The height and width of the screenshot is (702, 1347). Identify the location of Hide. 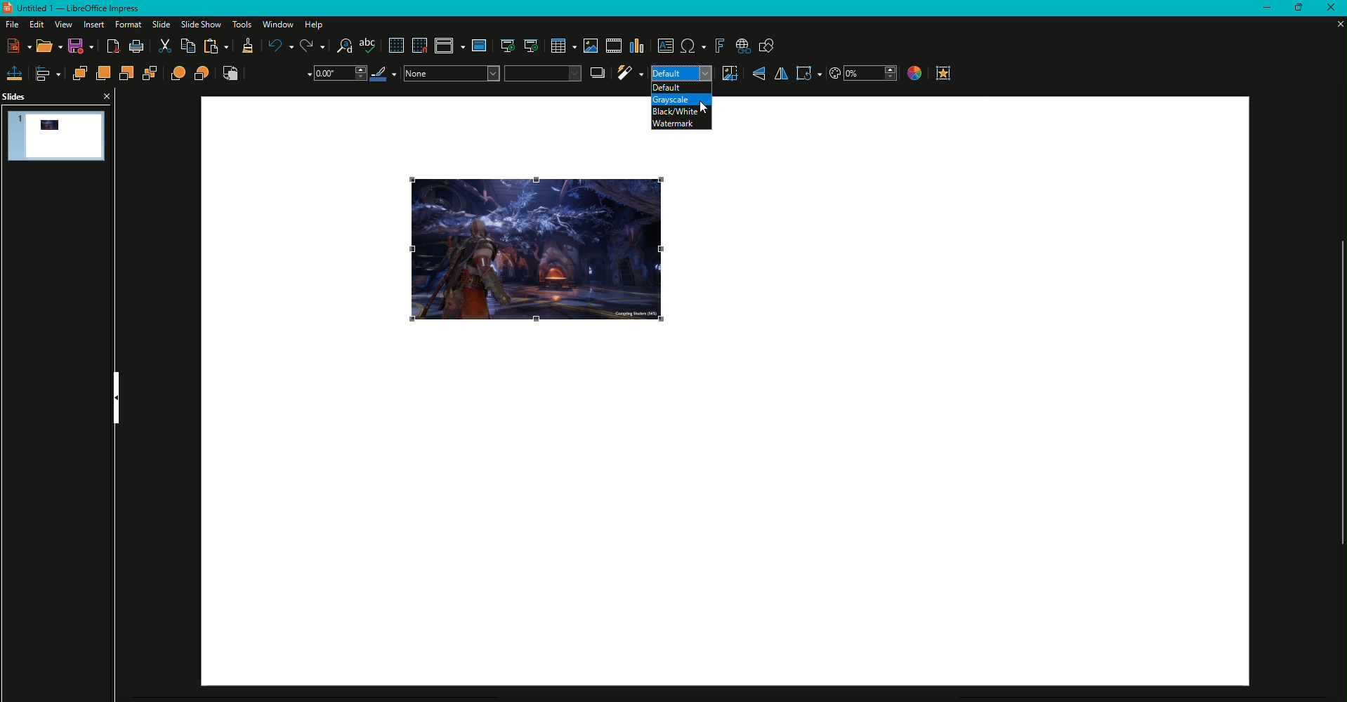
(117, 398).